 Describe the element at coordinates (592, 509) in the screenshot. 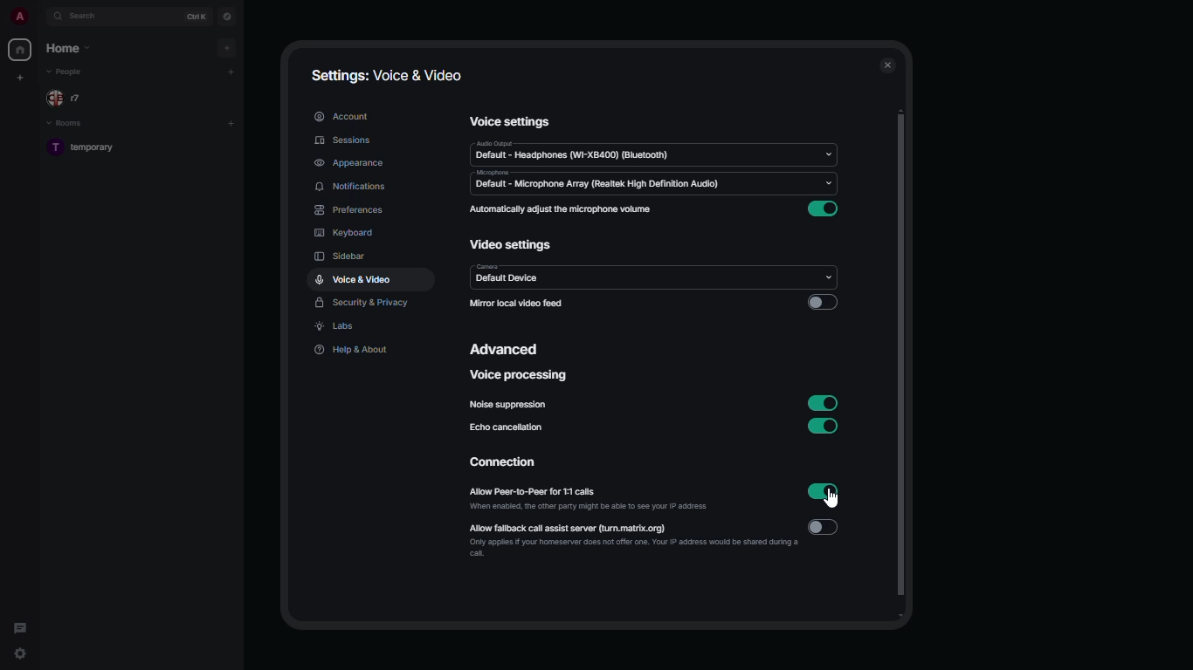

I see `‘When enabled, he Other party ANgIt be able 10 800 your IP address` at that location.